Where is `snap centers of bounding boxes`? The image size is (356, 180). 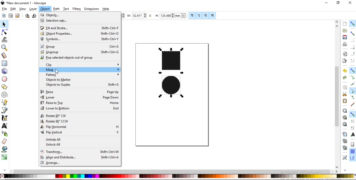 snap centers of bounding boxes is located at coordinates (352, 60).